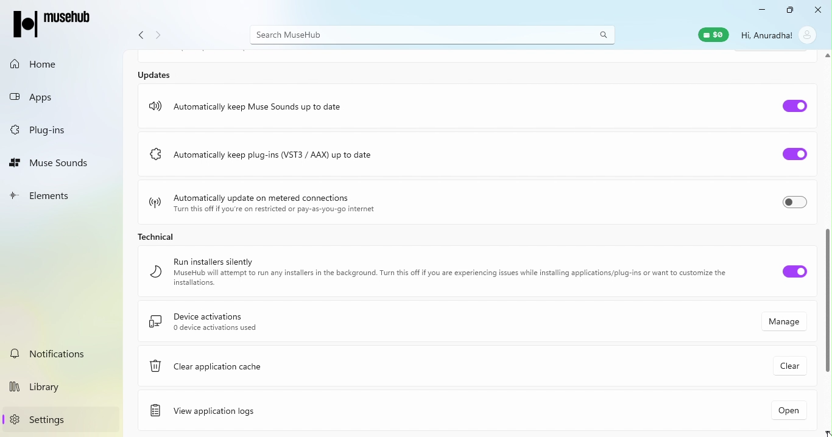  Describe the element at coordinates (785, 410) in the screenshot. I see `Open` at that location.